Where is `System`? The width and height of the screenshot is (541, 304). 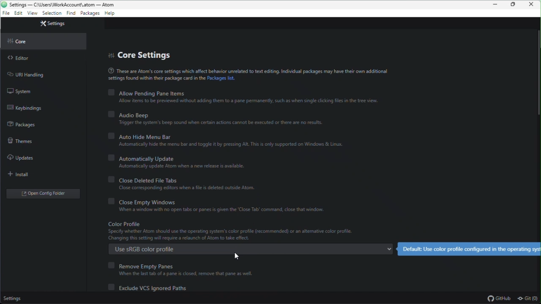 System is located at coordinates (22, 91).